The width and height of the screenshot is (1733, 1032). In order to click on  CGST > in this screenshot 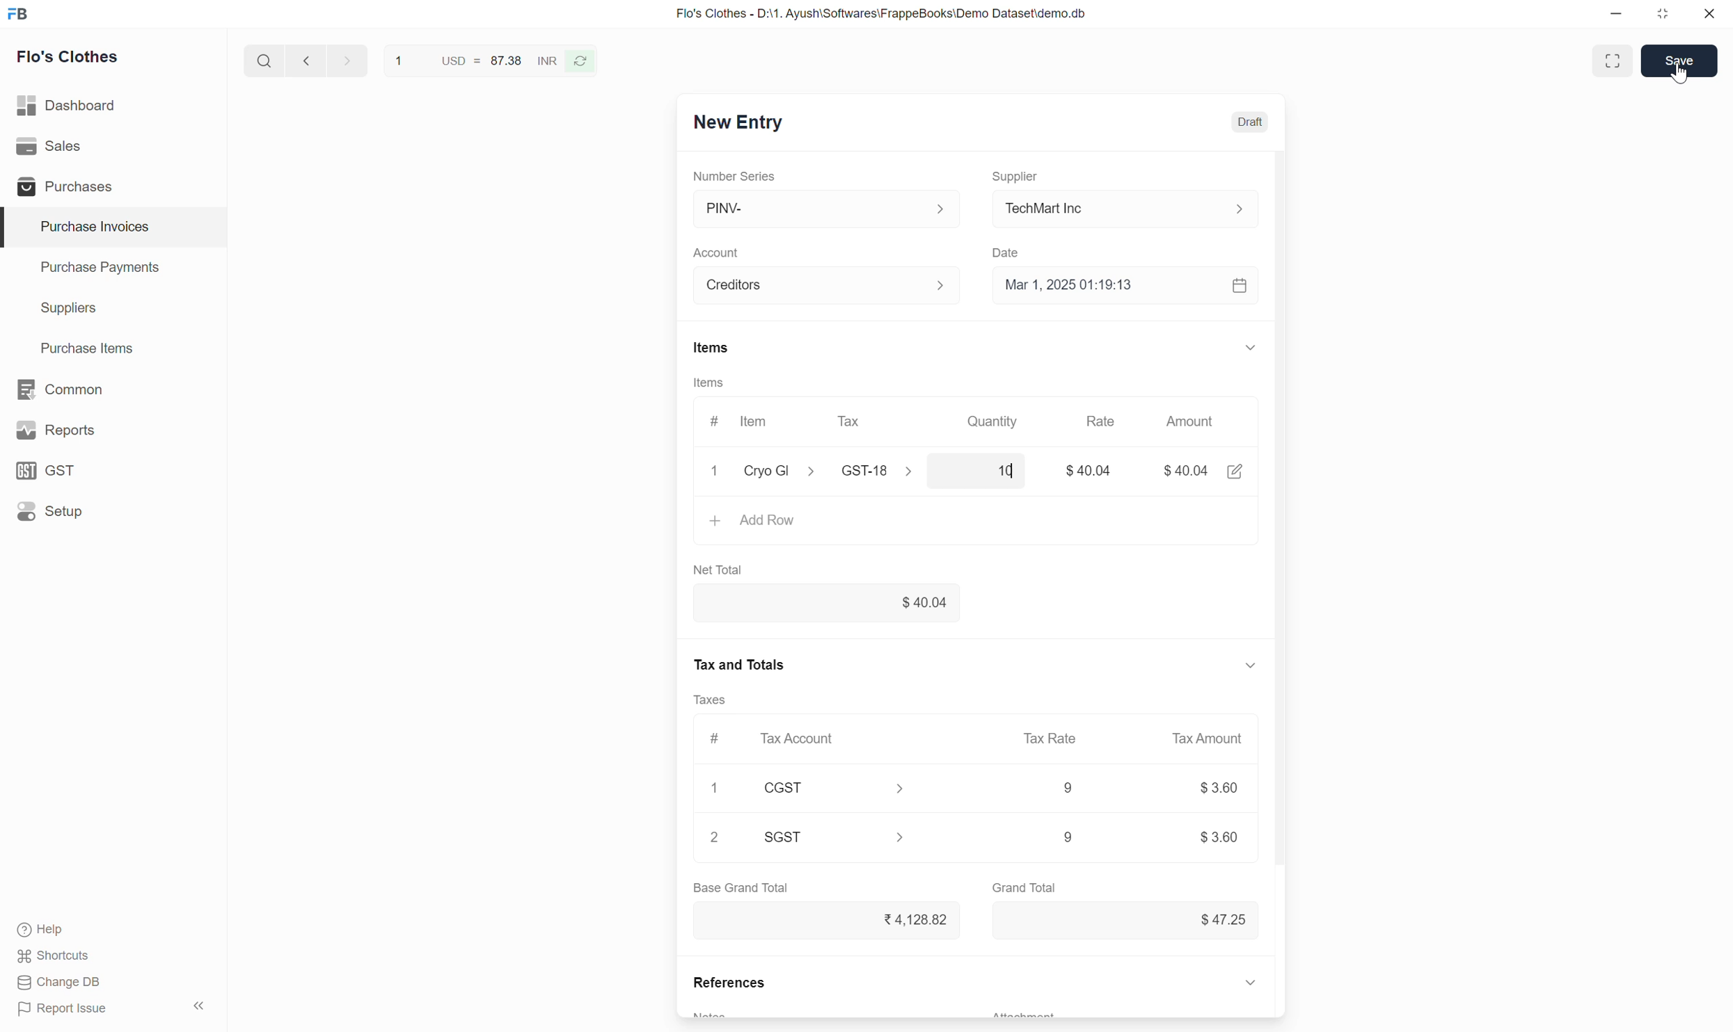, I will do `click(839, 790)`.